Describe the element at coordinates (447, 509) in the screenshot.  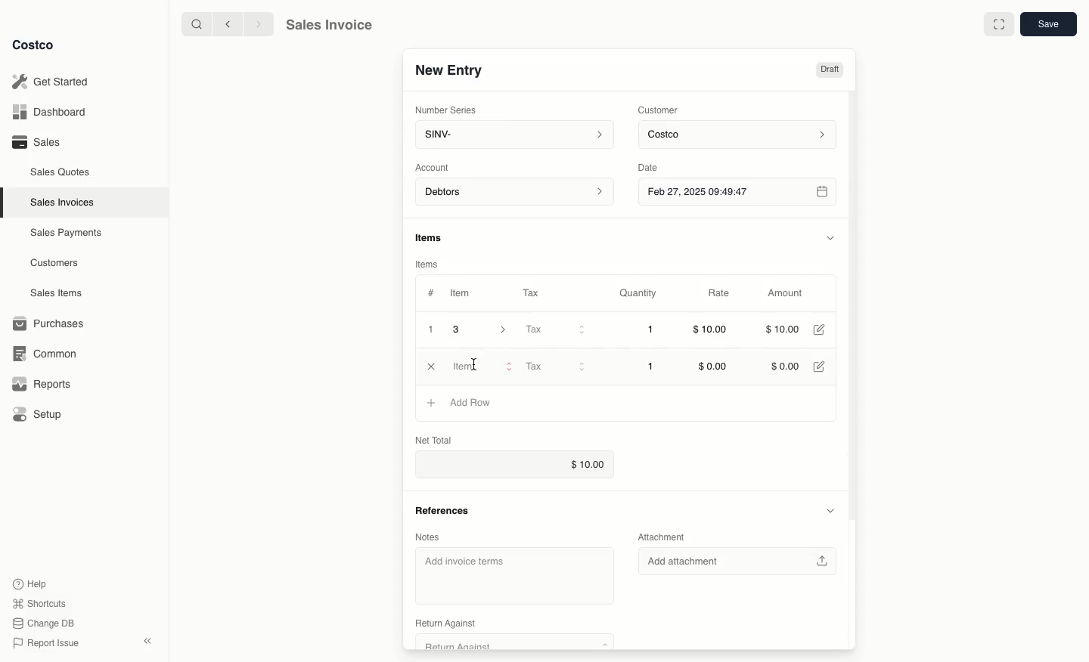
I see `References` at that location.